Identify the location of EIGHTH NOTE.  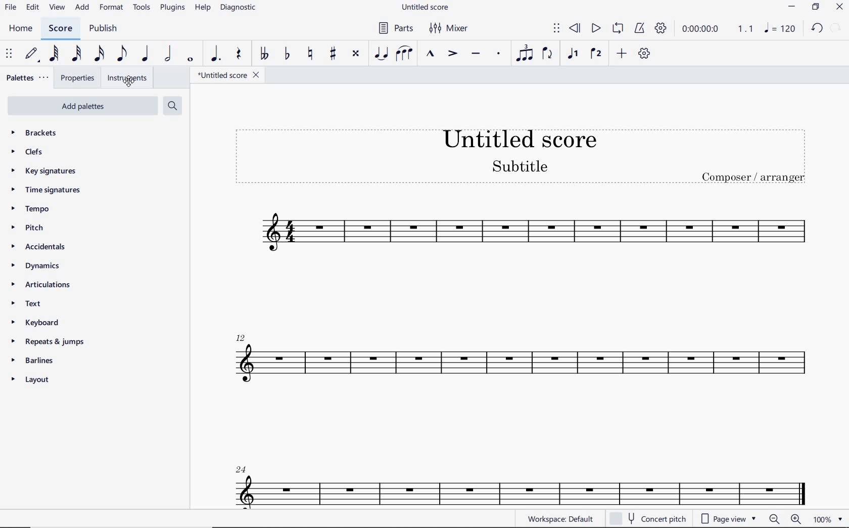
(122, 54).